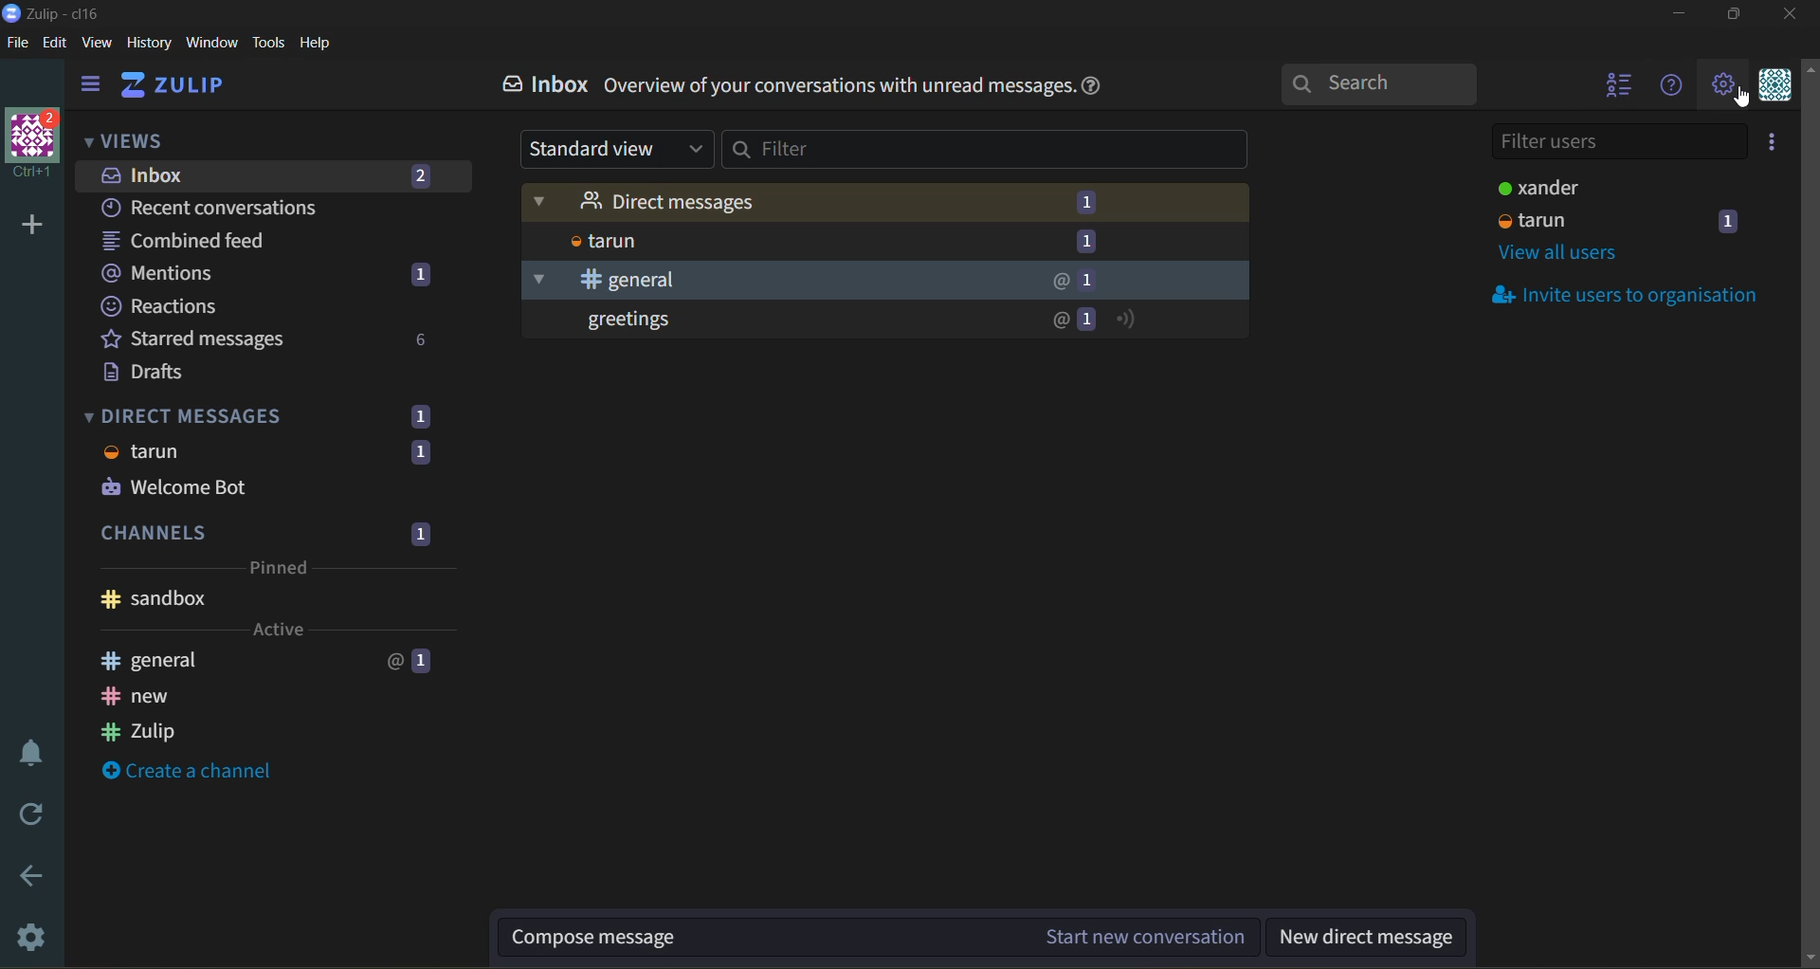 This screenshot has width=1820, height=969. I want to click on new direct message, so click(1364, 941).